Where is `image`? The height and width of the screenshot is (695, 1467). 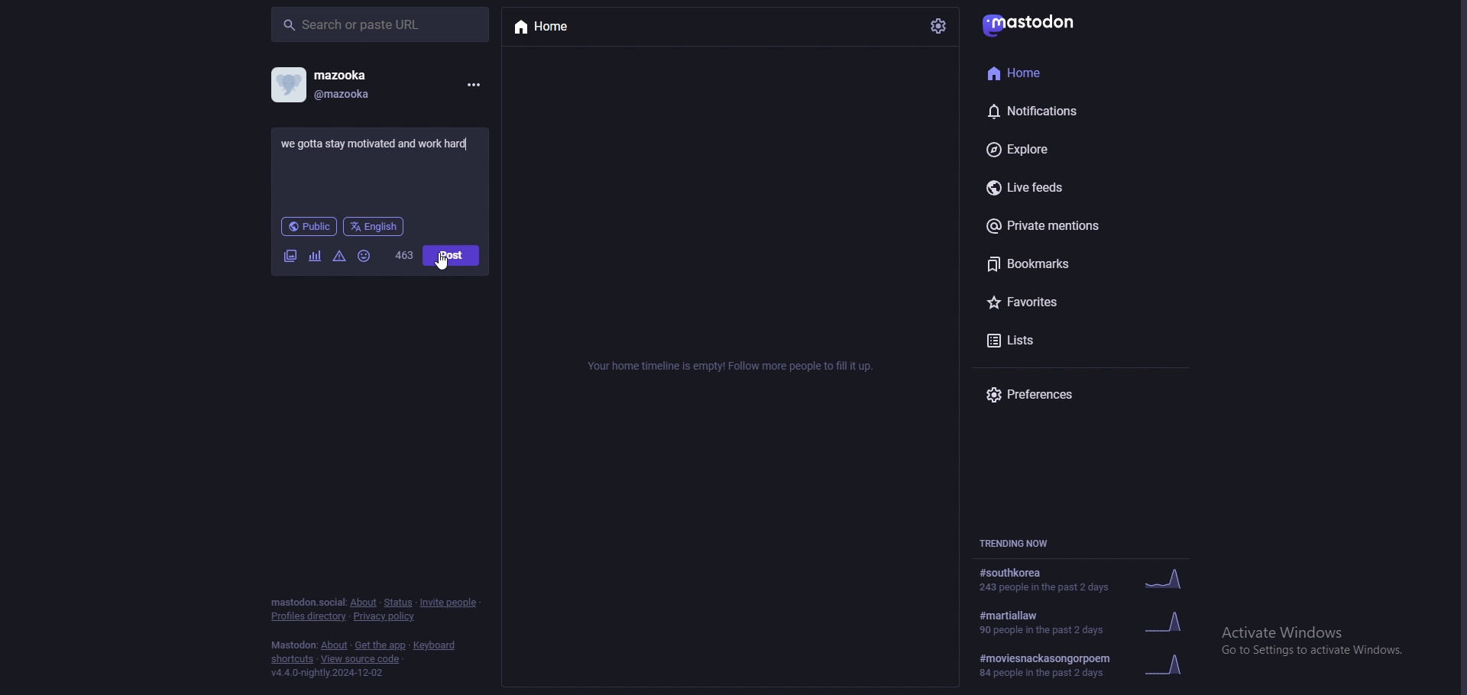 image is located at coordinates (290, 255).